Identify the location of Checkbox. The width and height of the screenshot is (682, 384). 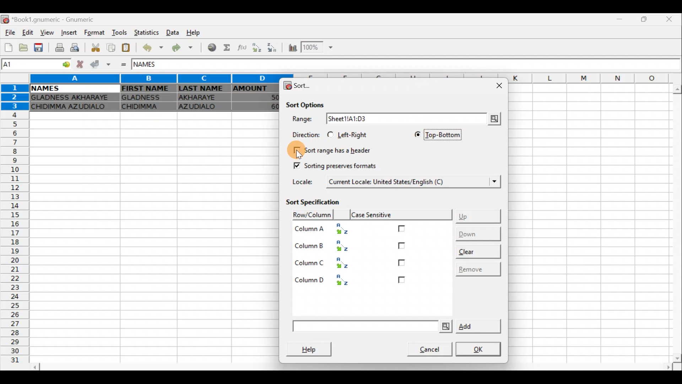
(402, 228).